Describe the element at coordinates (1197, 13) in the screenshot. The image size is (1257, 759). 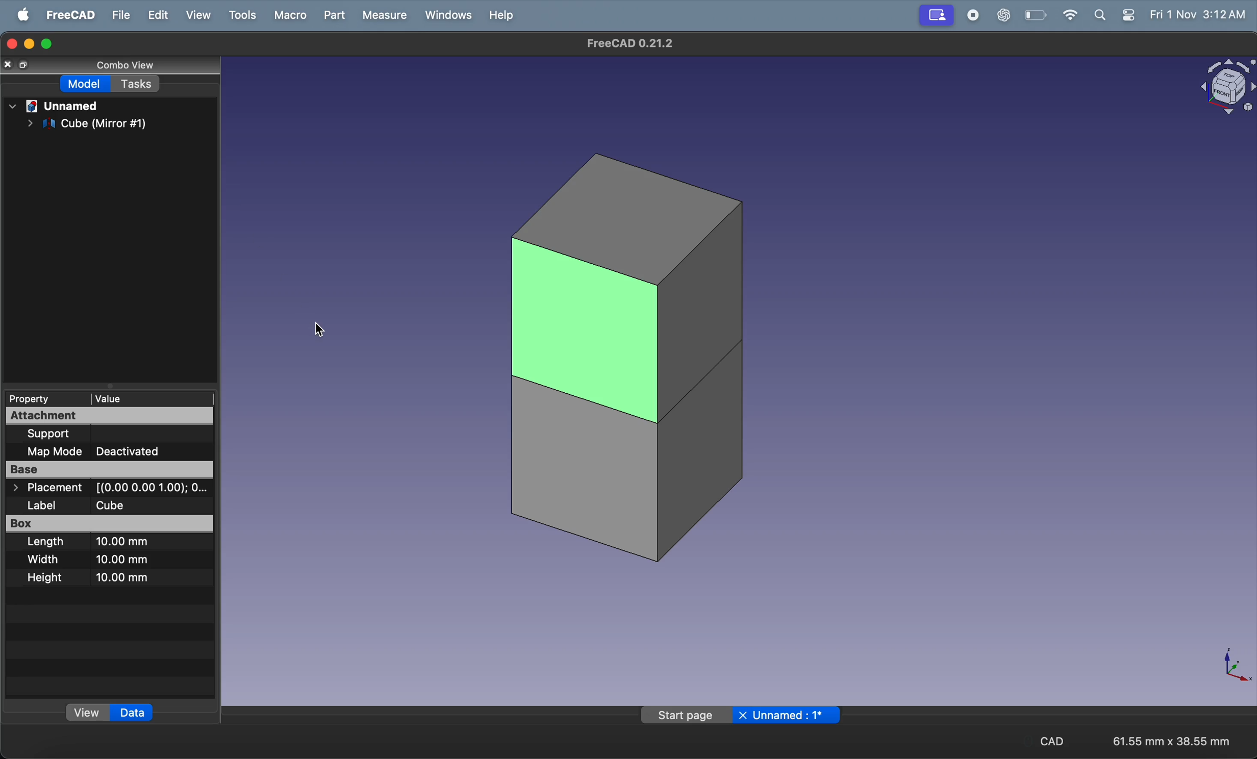
I see `Fri 1 Nov 3:12 AM` at that location.